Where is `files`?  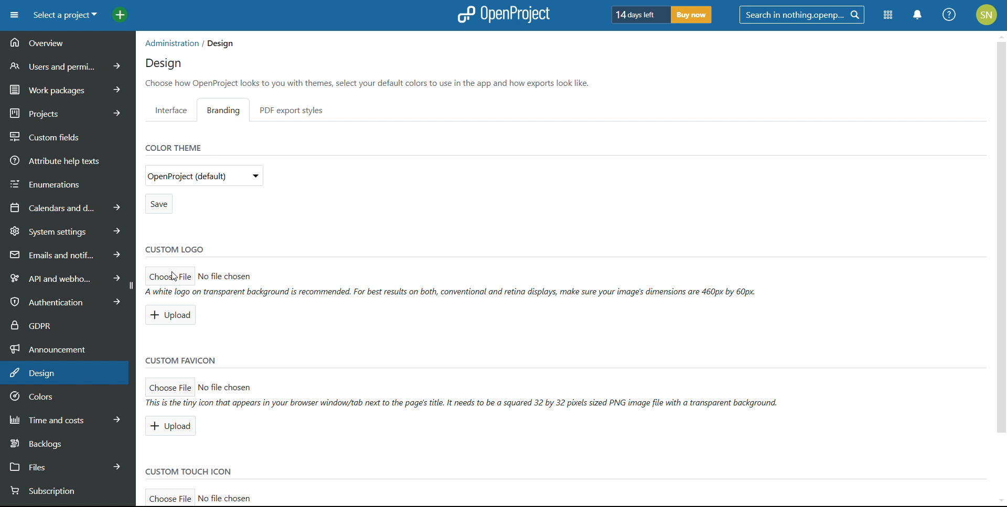
files is located at coordinates (66, 466).